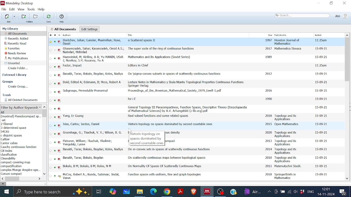 The width and height of the screenshot is (351, 197). What do you see at coordinates (50, 176) in the screenshot?
I see `Favourite` at bounding box center [50, 176].